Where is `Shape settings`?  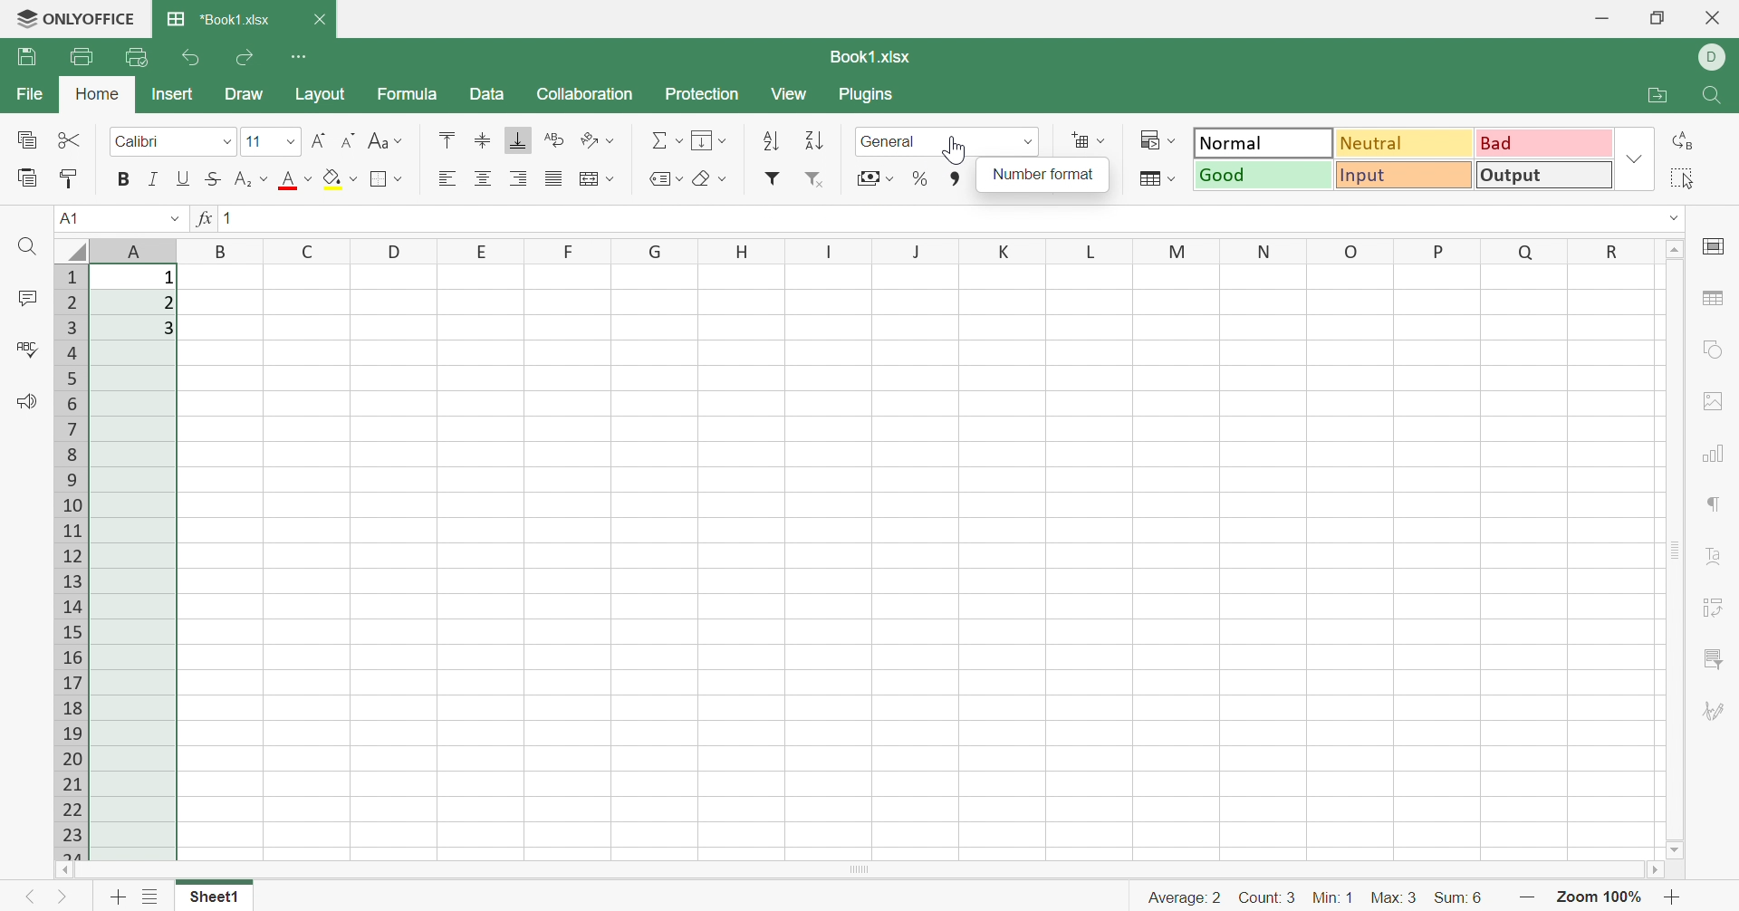 Shape settings is located at coordinates (1713, 350).